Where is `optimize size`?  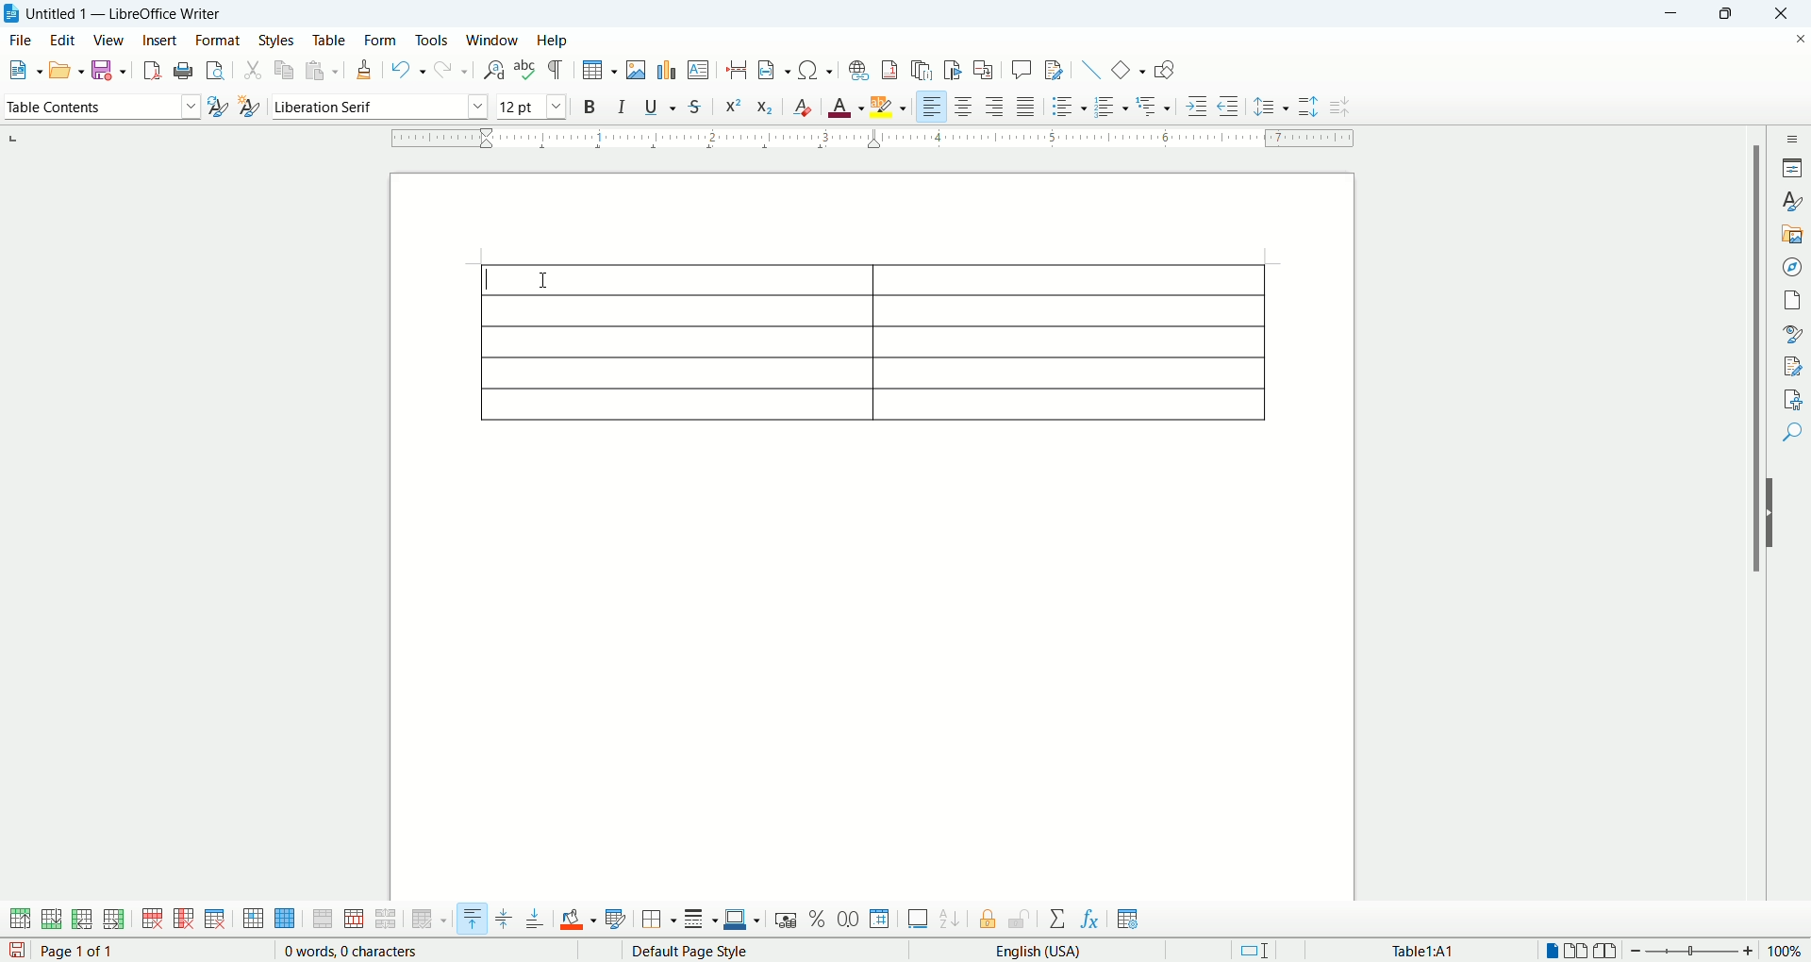
optimize size is located at coordinates (430, 920).